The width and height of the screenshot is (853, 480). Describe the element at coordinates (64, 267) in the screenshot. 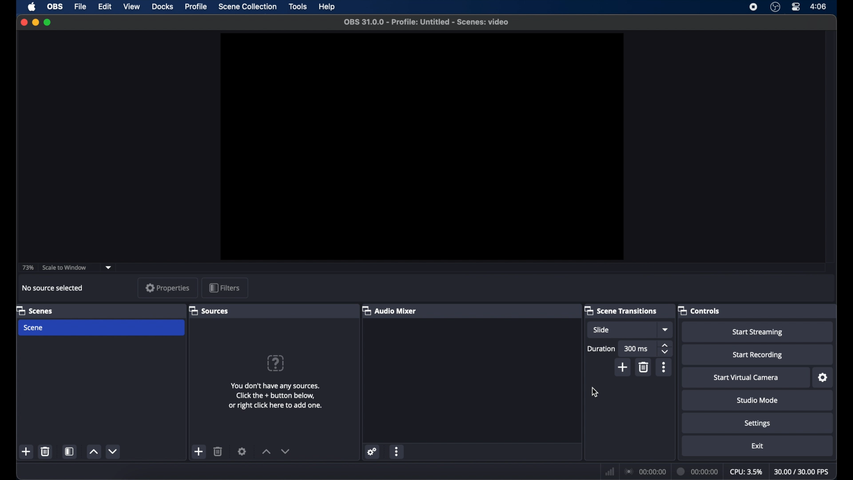

I see `scale to window` at that location.